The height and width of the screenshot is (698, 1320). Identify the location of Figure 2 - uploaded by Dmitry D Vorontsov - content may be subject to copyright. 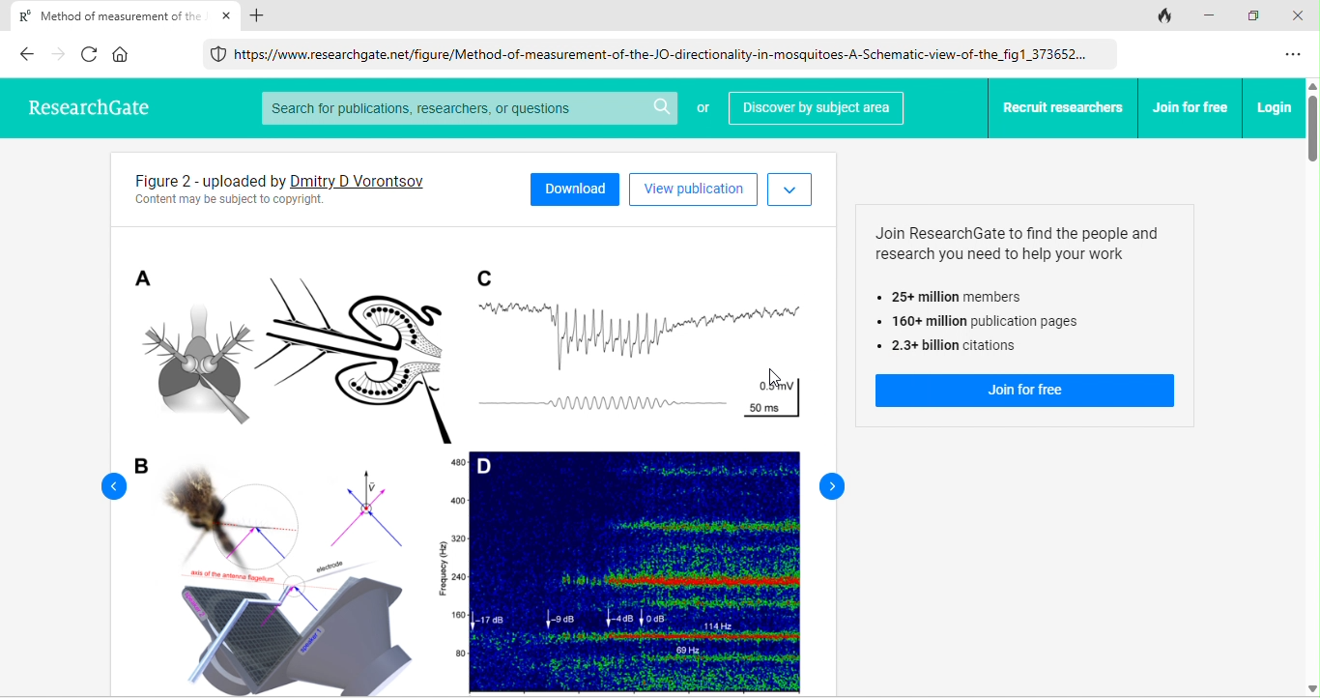
(307, 189).